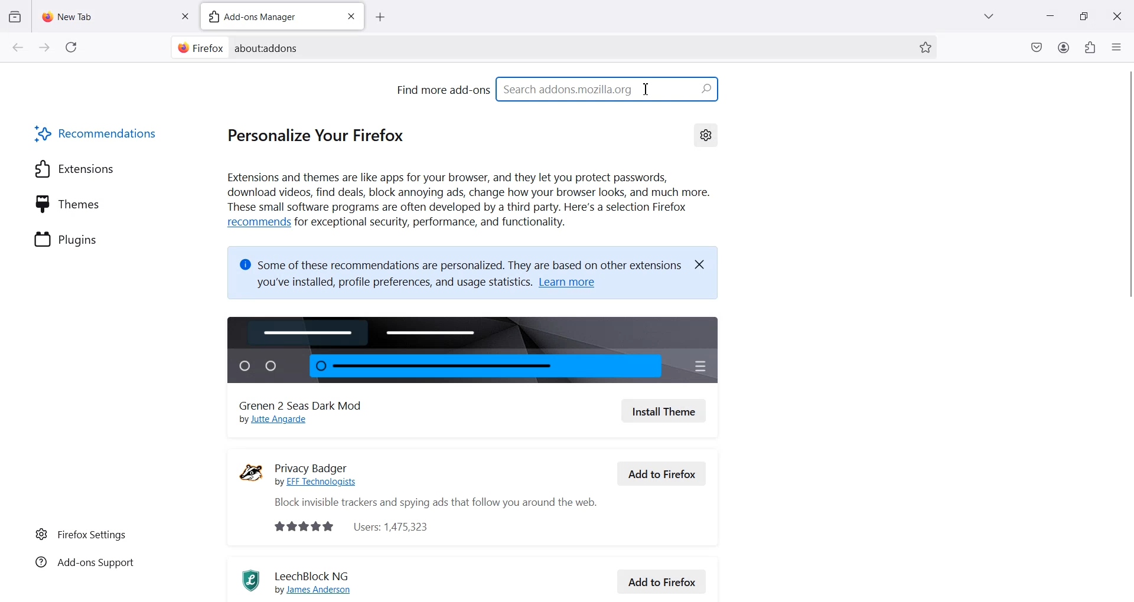 The image size is (1134, 602). What do you see at coordinates (647, 89) in the screenshot?
I see `Text Cursor` at bounding box center [647, 89].